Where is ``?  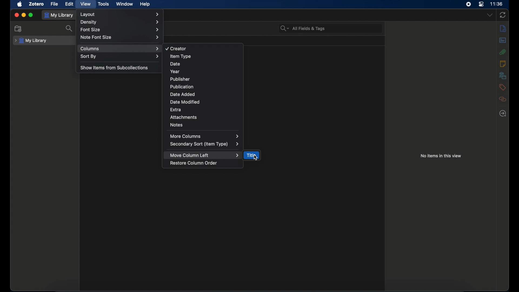  is located at coordinates (120, 22).